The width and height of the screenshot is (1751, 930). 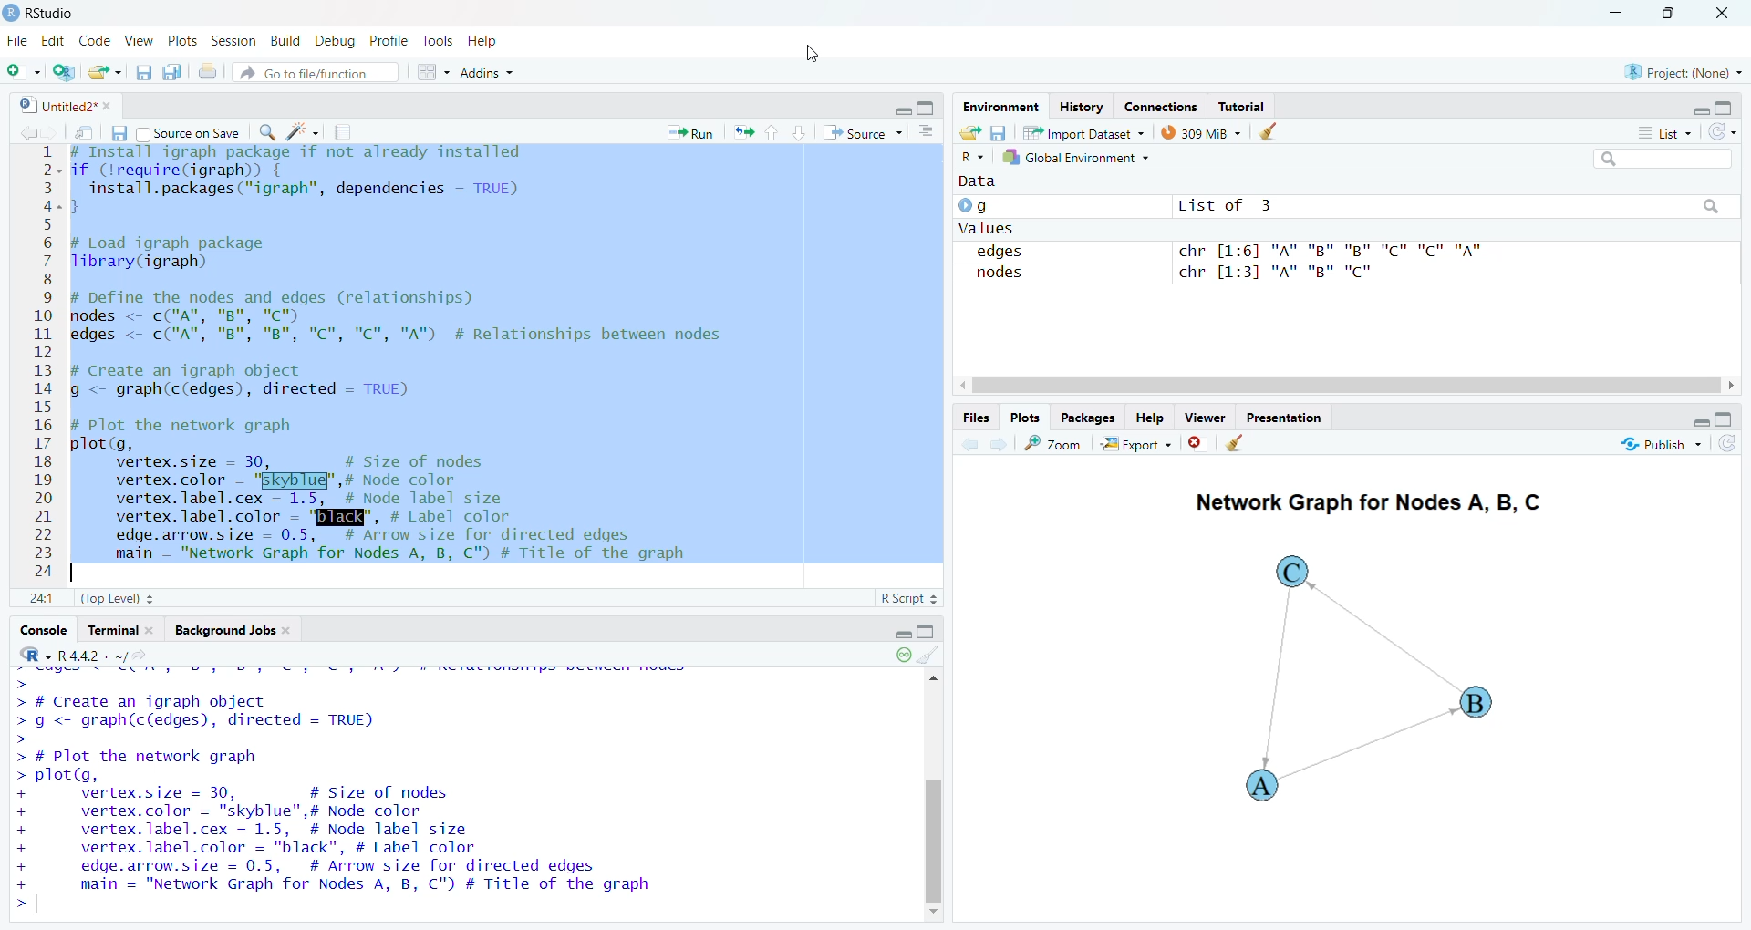 I want to click on move, so click(x=85, y=133).